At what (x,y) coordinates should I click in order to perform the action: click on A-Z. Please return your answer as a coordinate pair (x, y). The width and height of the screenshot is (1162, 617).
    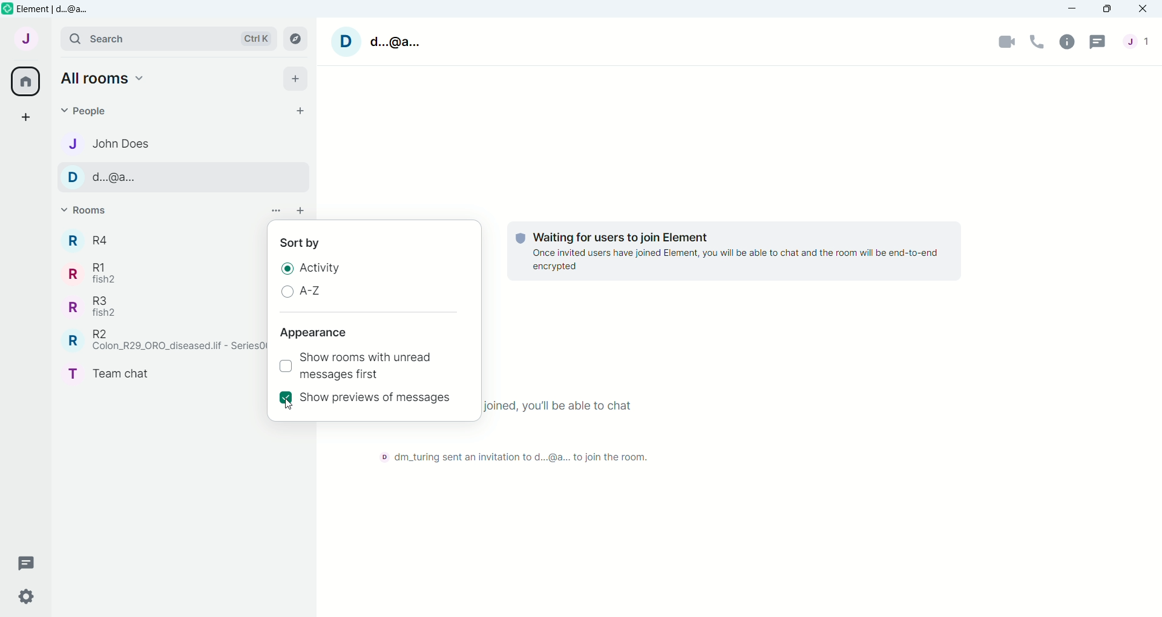
    Looking at the image, I should click on (313, 290).